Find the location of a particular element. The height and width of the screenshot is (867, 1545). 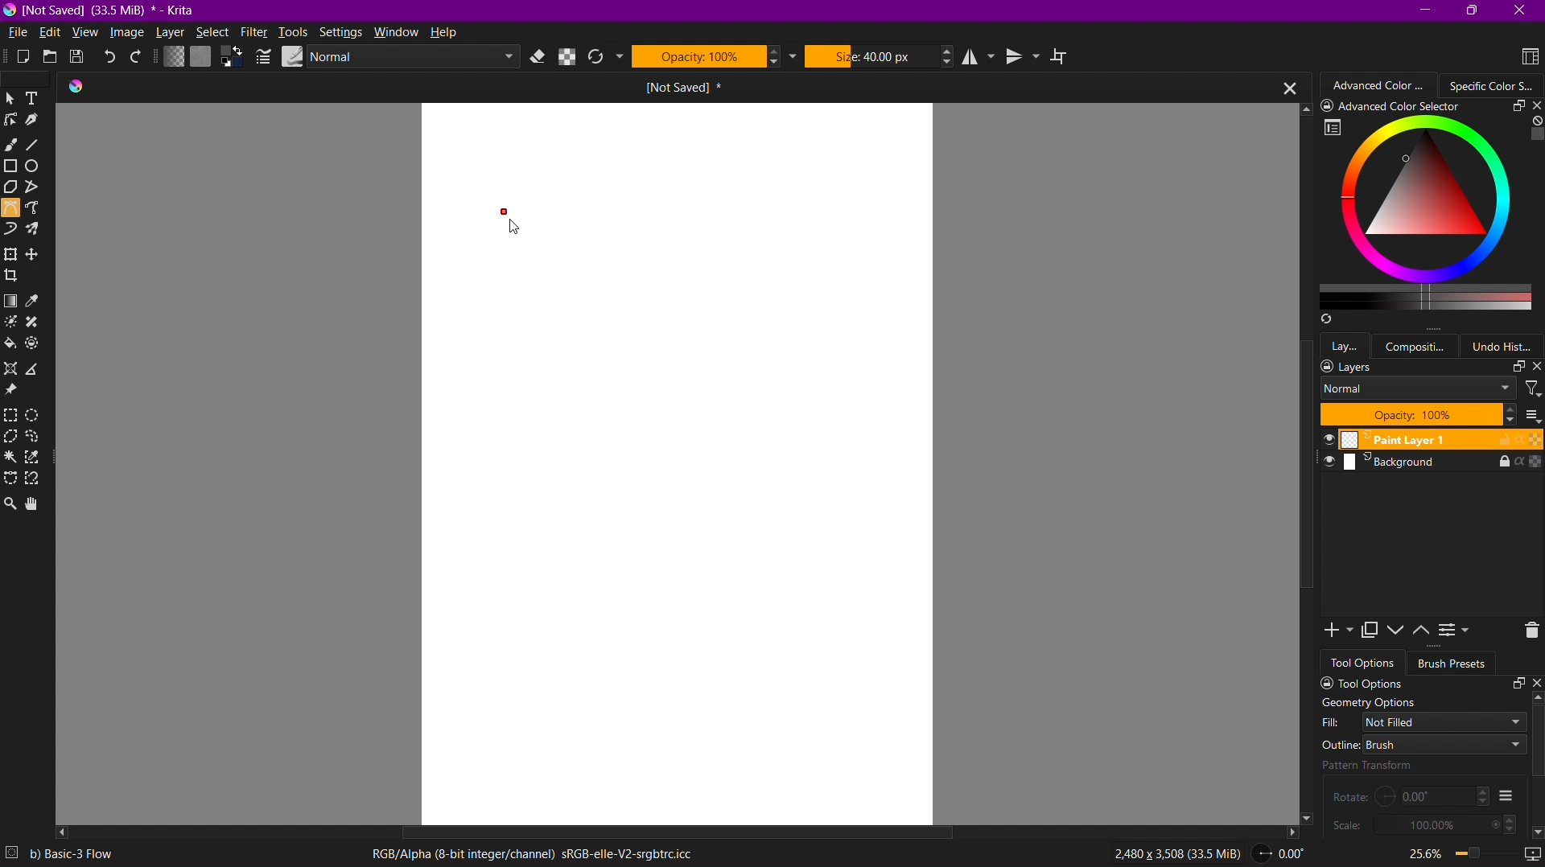

Edit Brush Settings is located at coordinates (262, 57).